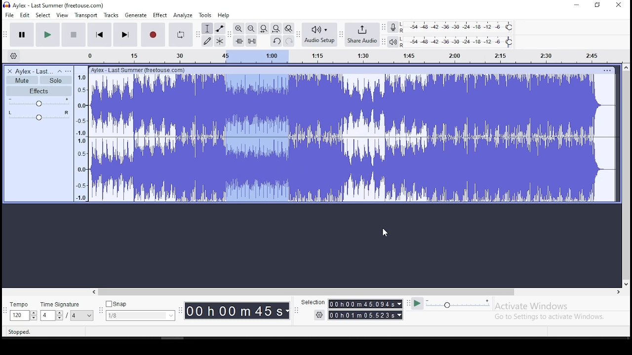  I want to click on selection tool, so click(207, 28).